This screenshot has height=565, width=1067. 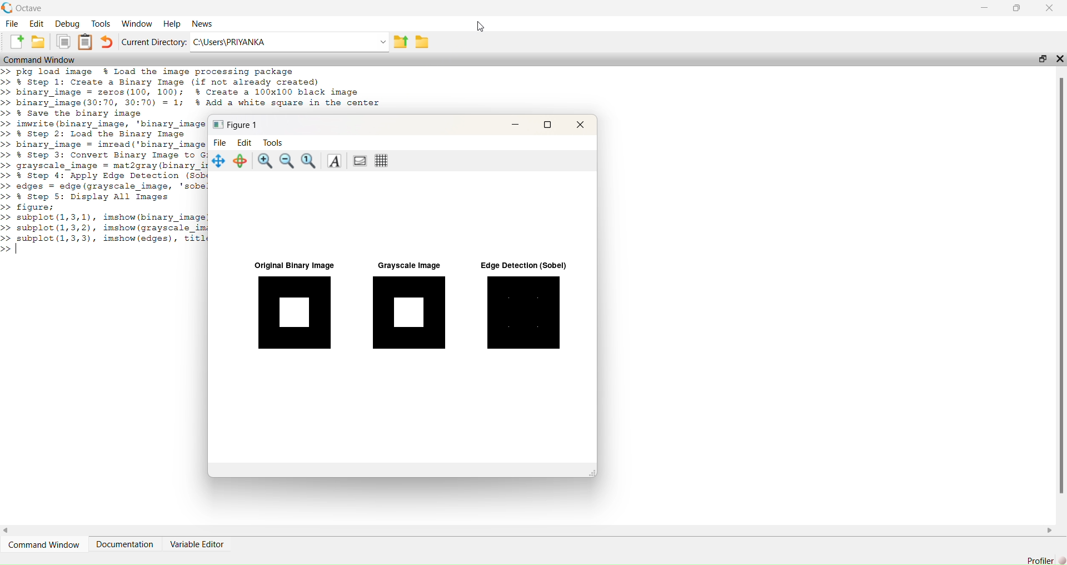 What do you see at coordinates (198, 92) in the screenshot?
I see `pkg load image % Load the image processing package

% Step 1: Create a Binary Image (if not already created)

binary image = zeros(100, 100); % Create a 100x100 black image
binary_image (30:70, 30:70) = 1; % Add a white square in the center
2 Save the binary image` at bounding box center [198, 92].